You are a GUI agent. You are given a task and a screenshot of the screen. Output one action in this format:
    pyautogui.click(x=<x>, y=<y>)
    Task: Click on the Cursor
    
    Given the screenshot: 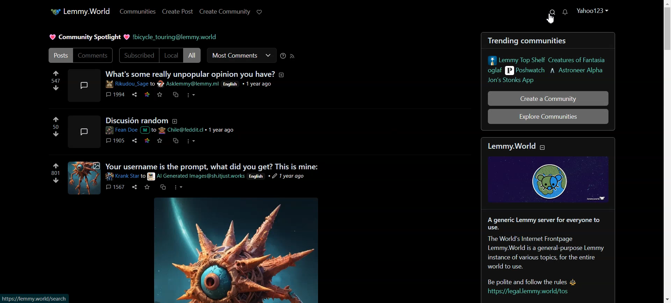 What is the action you would take?
    pyautogui.click(x=550, y=19)
    